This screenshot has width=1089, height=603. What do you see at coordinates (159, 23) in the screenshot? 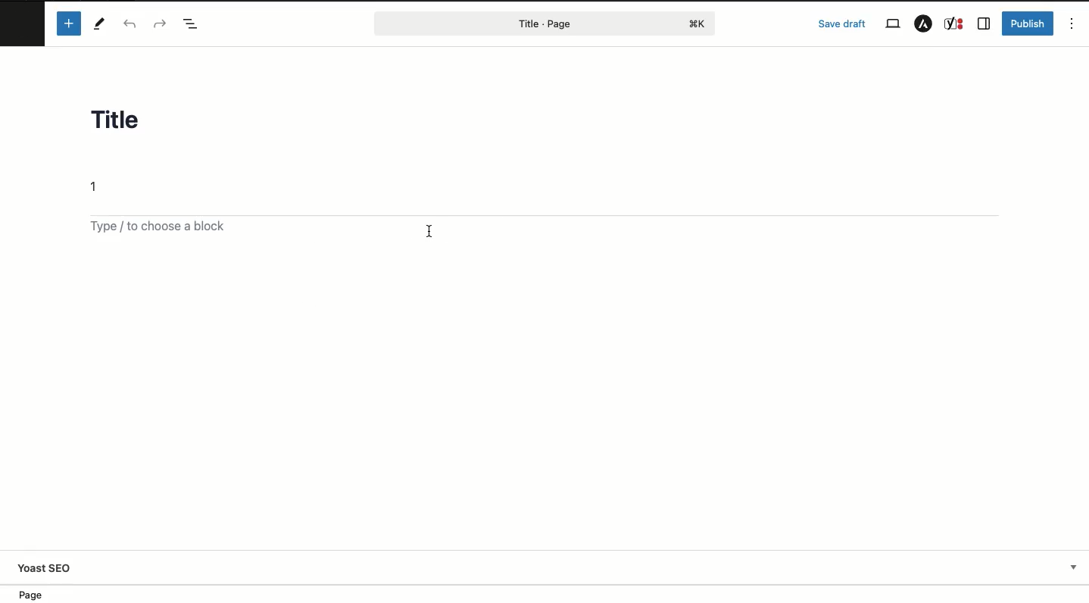
I see `Redo` at bounding box center [159, 23].